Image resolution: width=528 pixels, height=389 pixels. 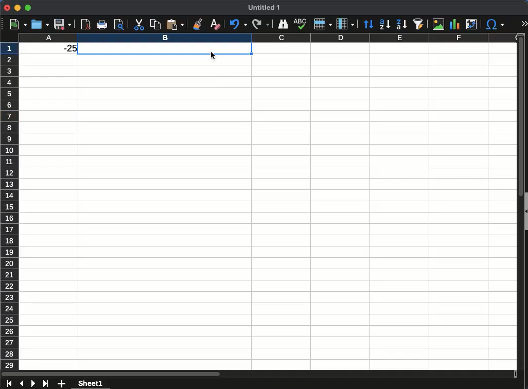 I want to click on column, so click(x=345, y=23).